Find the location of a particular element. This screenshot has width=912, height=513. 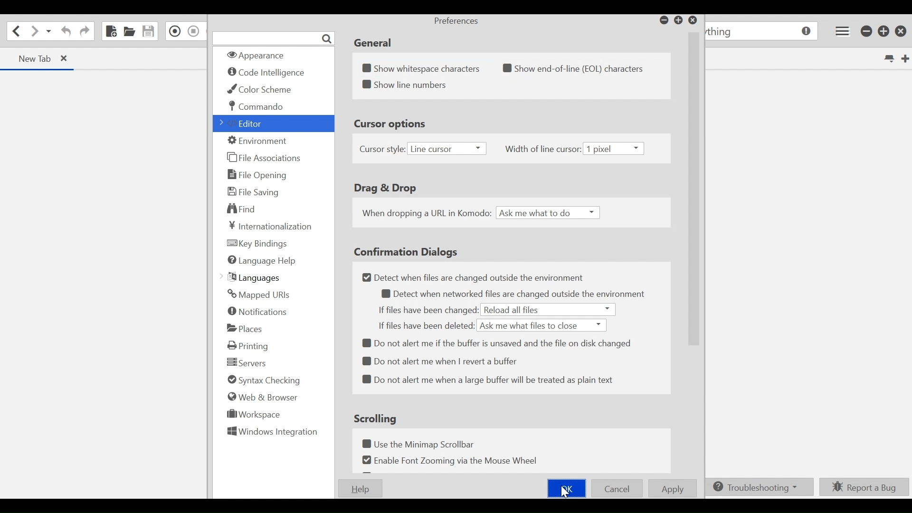

ask me what files to close is located at coordinates (542, 325).